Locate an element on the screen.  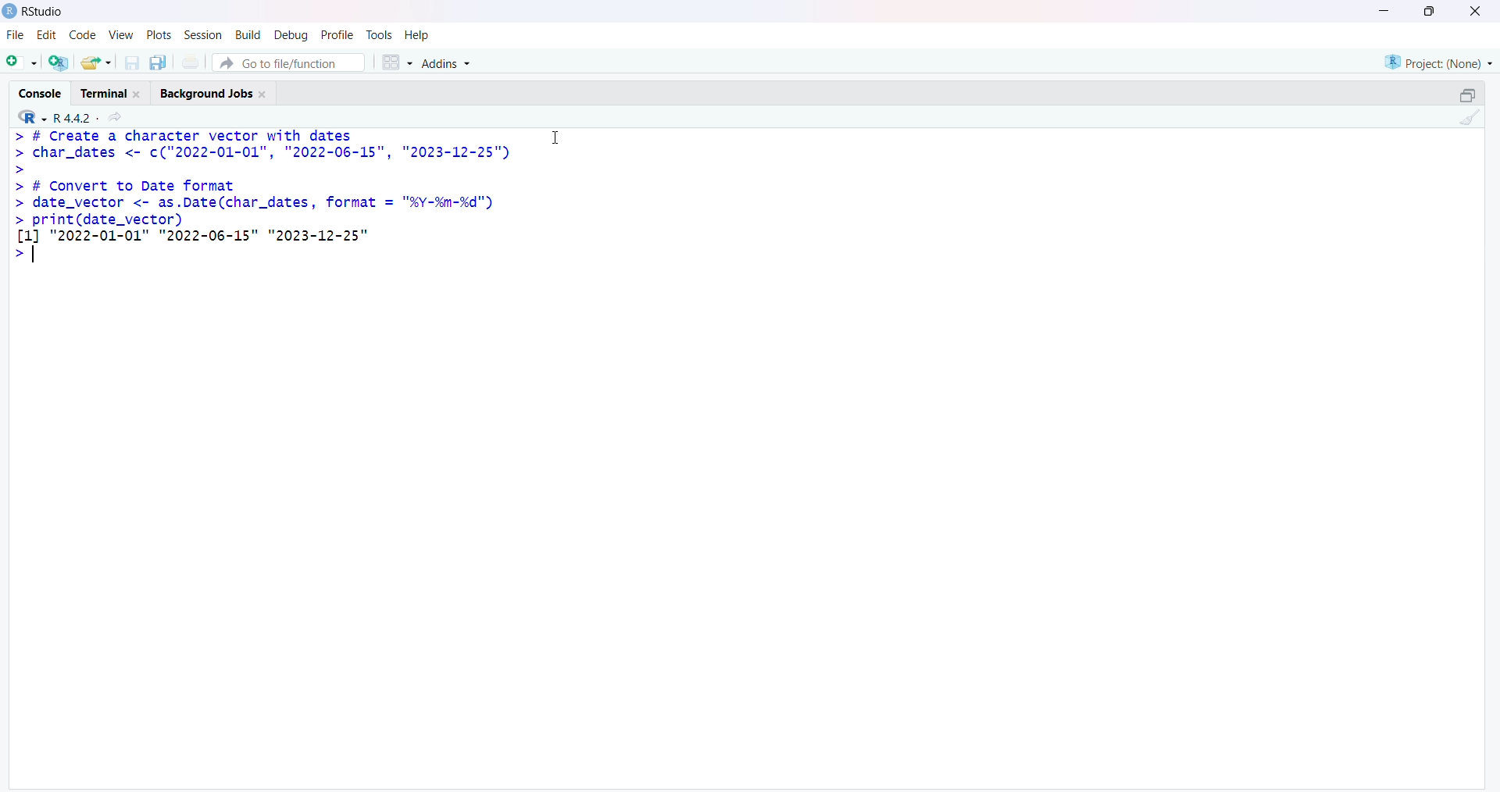
Clear console (Ctrl +L) is located at coordinates (1466, 121).